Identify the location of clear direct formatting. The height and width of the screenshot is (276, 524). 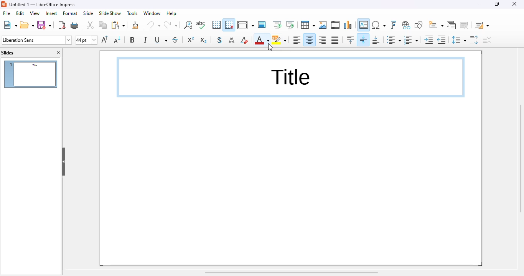
(244, 39).